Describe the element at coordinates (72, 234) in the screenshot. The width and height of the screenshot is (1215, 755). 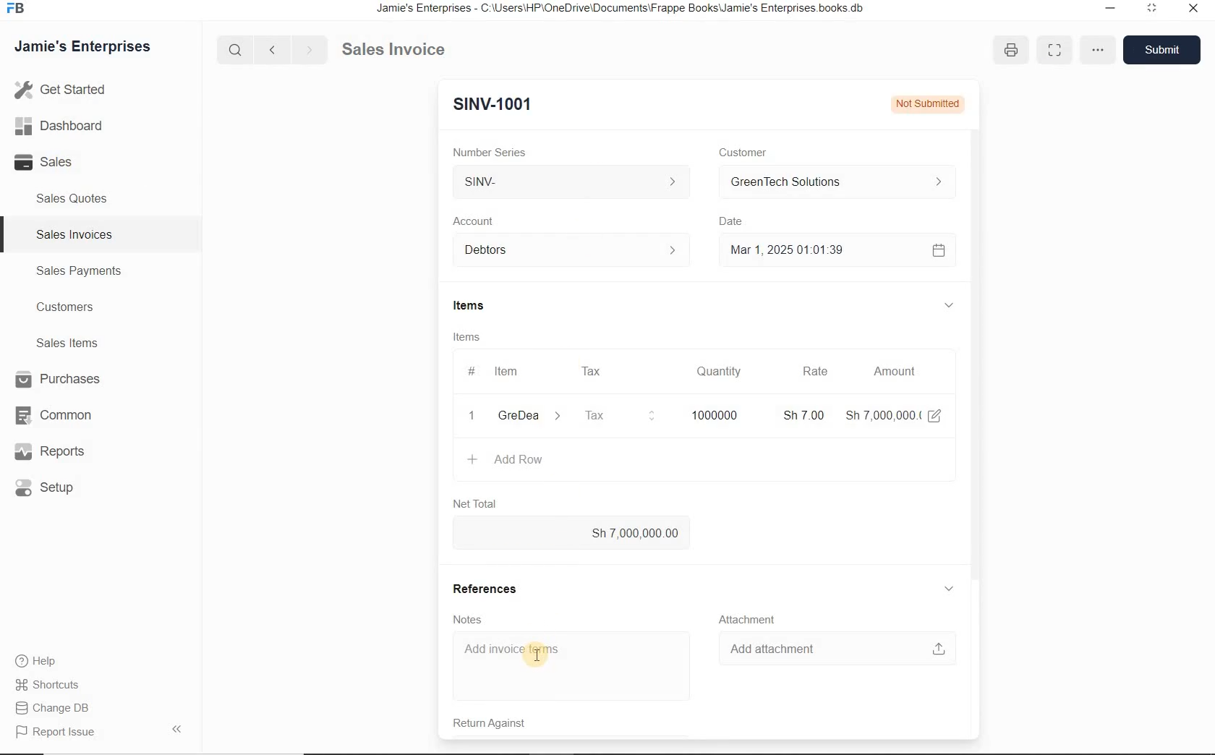
I see `Sales Invoices` at that location.